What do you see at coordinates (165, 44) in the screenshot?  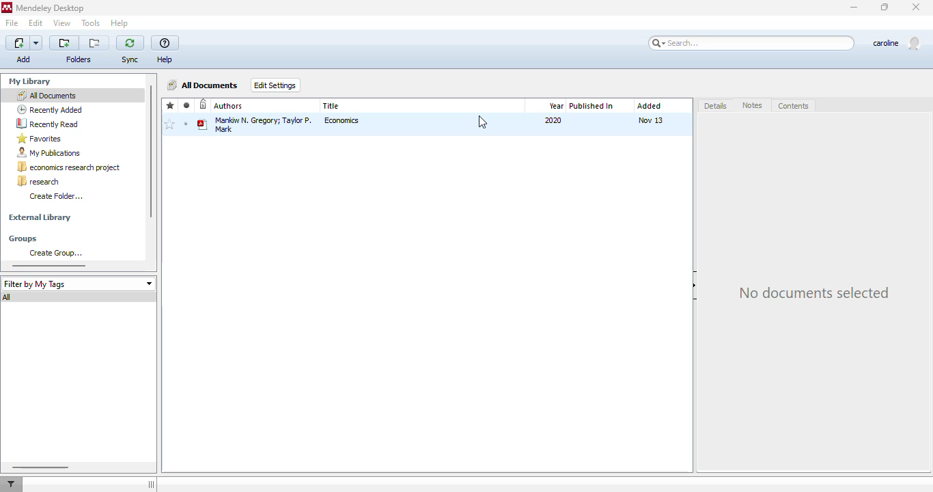 I see `help` at bounding box center [165, 44].